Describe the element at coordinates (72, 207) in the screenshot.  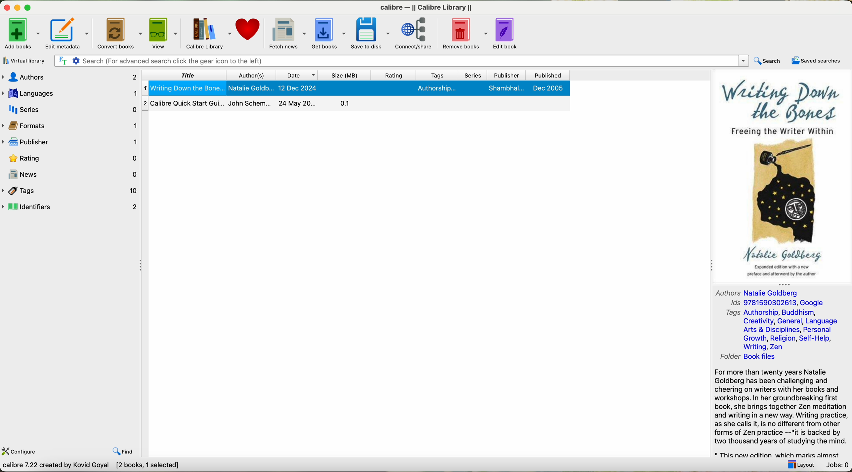
I see `identifiers` at that location.